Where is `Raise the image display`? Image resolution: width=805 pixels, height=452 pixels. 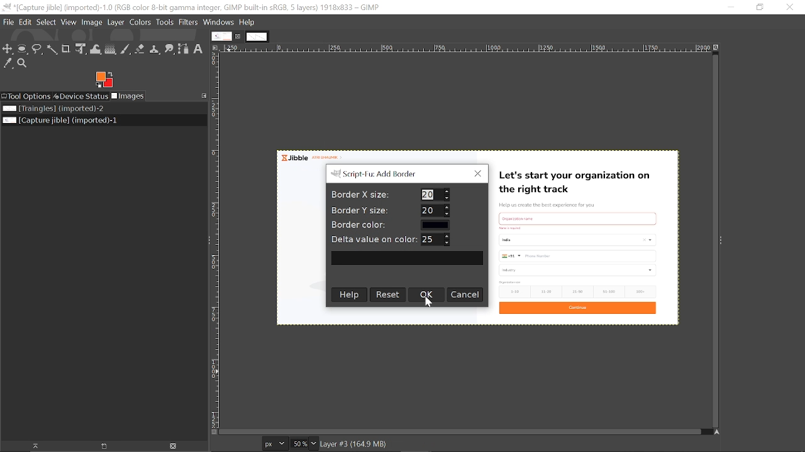 Raise the image display is located at coordinates (104, 446).